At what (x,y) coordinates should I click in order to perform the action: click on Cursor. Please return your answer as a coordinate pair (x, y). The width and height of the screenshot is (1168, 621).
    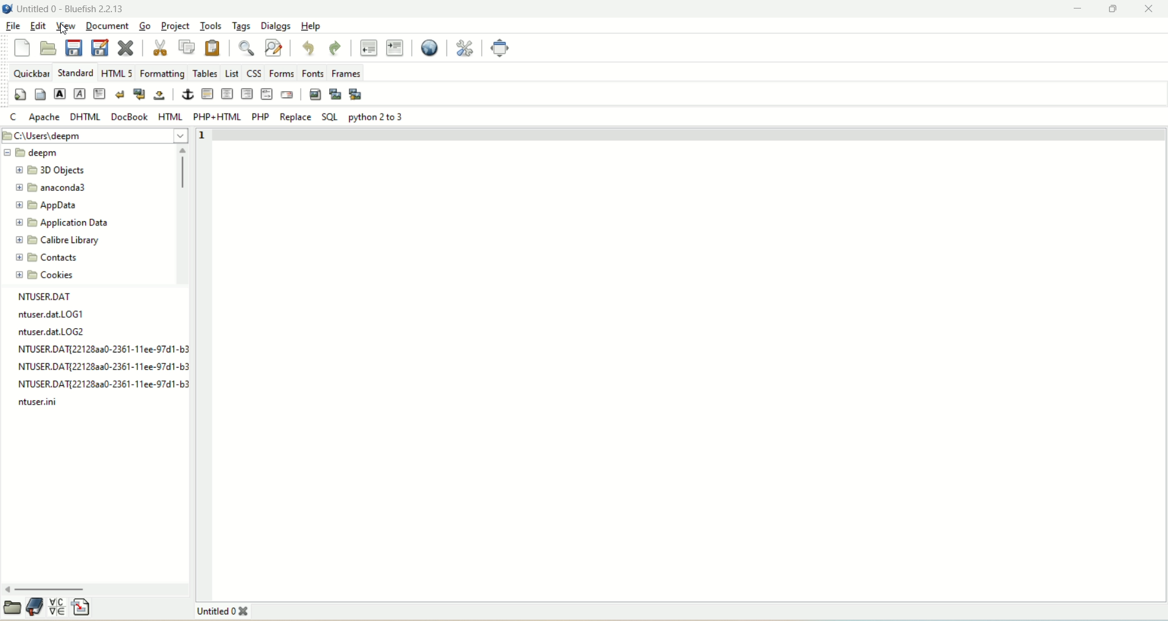
    Looking at the image, I should click on (63, 30).